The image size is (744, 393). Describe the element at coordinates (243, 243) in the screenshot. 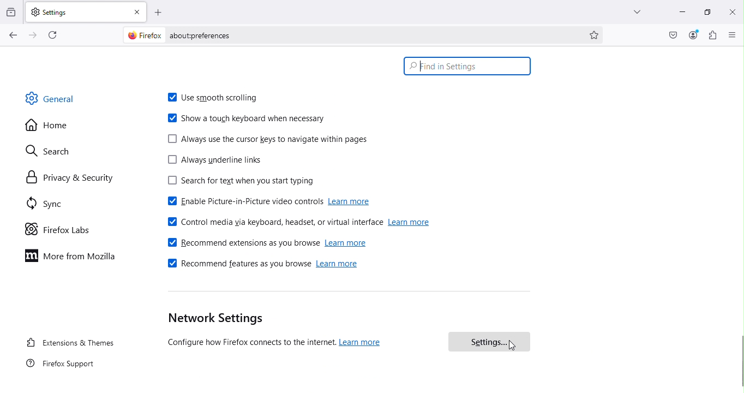

I see `Recommend extensions as you browse` at that location.